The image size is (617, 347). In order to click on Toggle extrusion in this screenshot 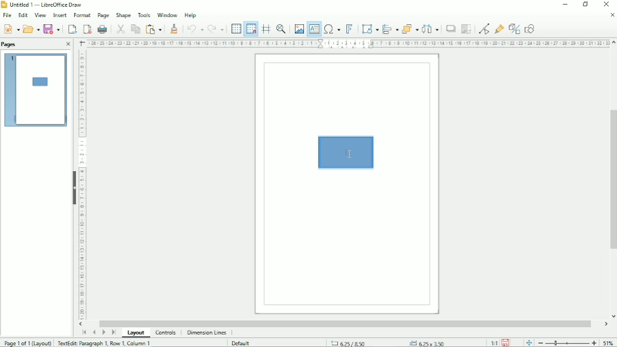, I will do `click(515, 28)`.